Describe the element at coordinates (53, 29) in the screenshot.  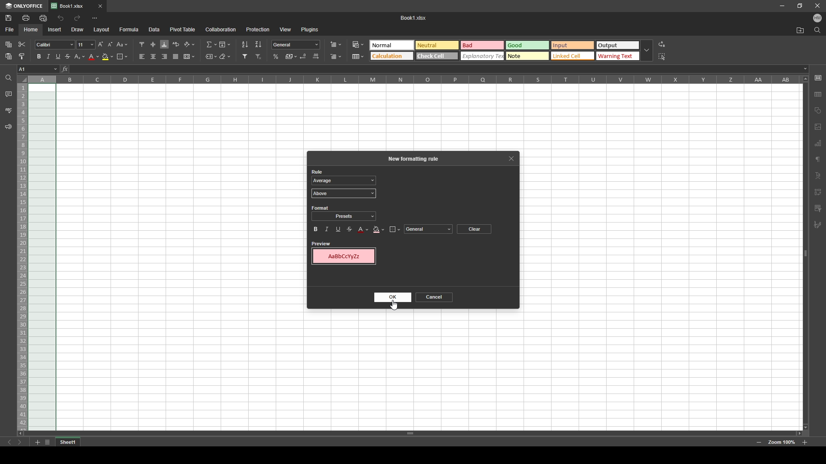
I see `insert` at that location.